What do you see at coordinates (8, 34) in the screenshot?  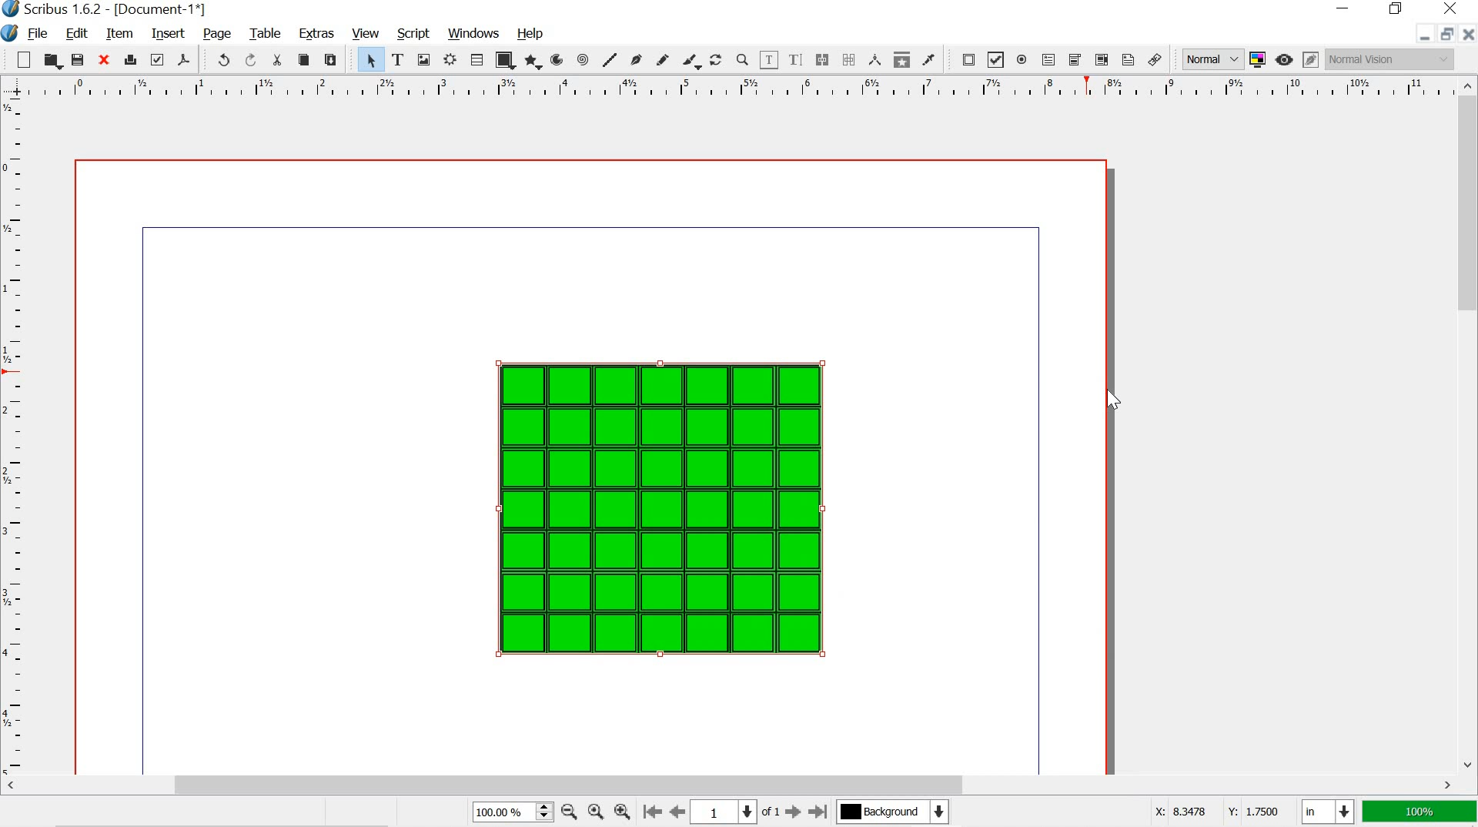 I see `logo` at bounding box center [8, 34].